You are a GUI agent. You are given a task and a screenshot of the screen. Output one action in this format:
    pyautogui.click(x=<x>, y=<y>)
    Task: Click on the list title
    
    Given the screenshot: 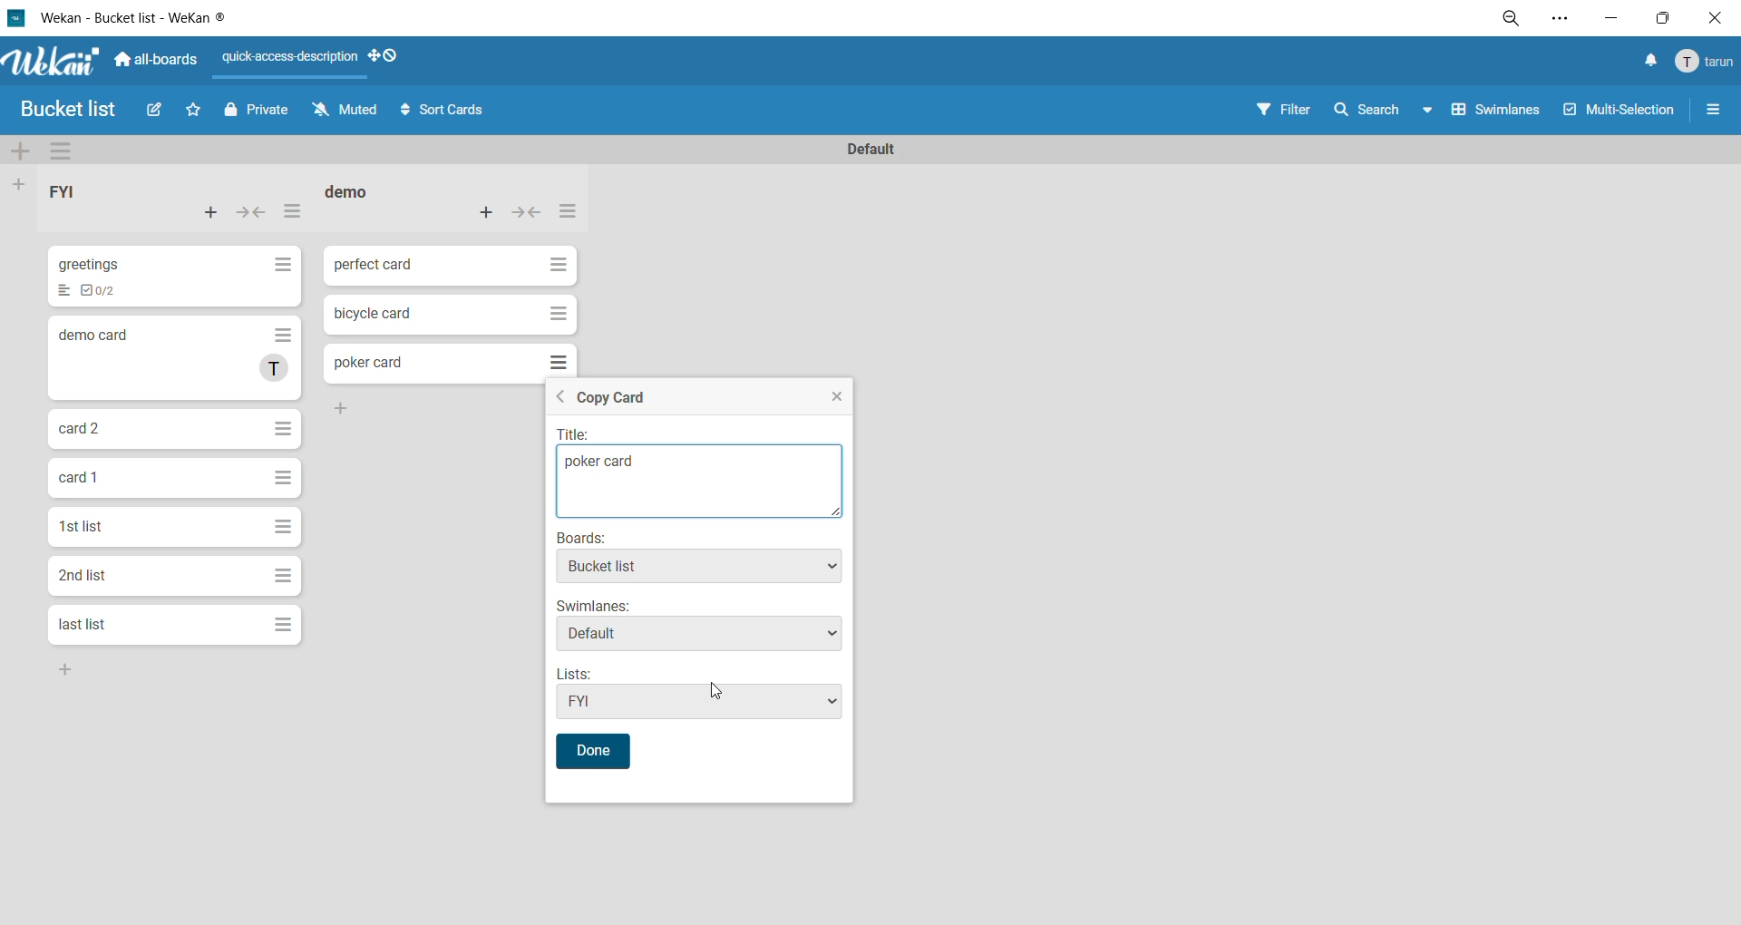 What is the action you would take?
    pyautogui.click(x=76, y=195)
    